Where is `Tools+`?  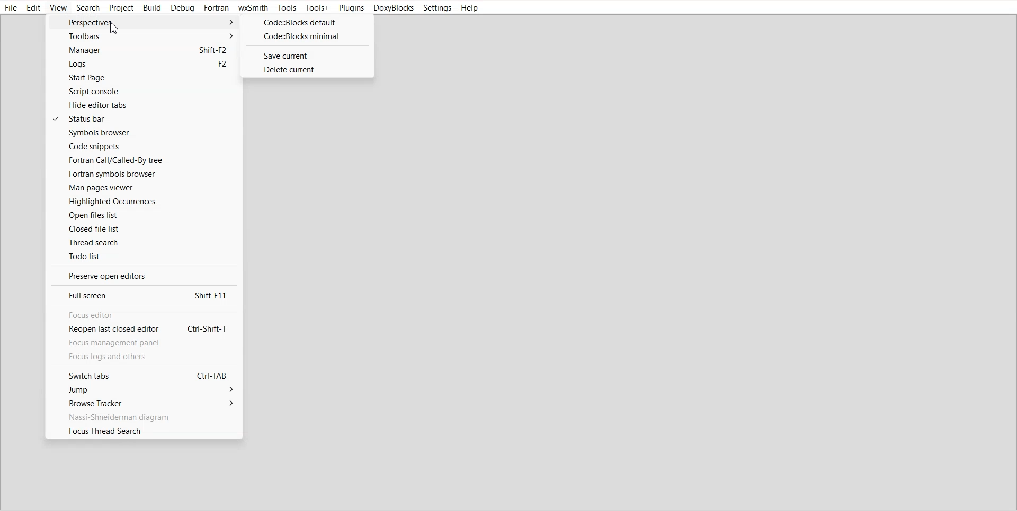
Tools+ is located at coordinates (317, 8).